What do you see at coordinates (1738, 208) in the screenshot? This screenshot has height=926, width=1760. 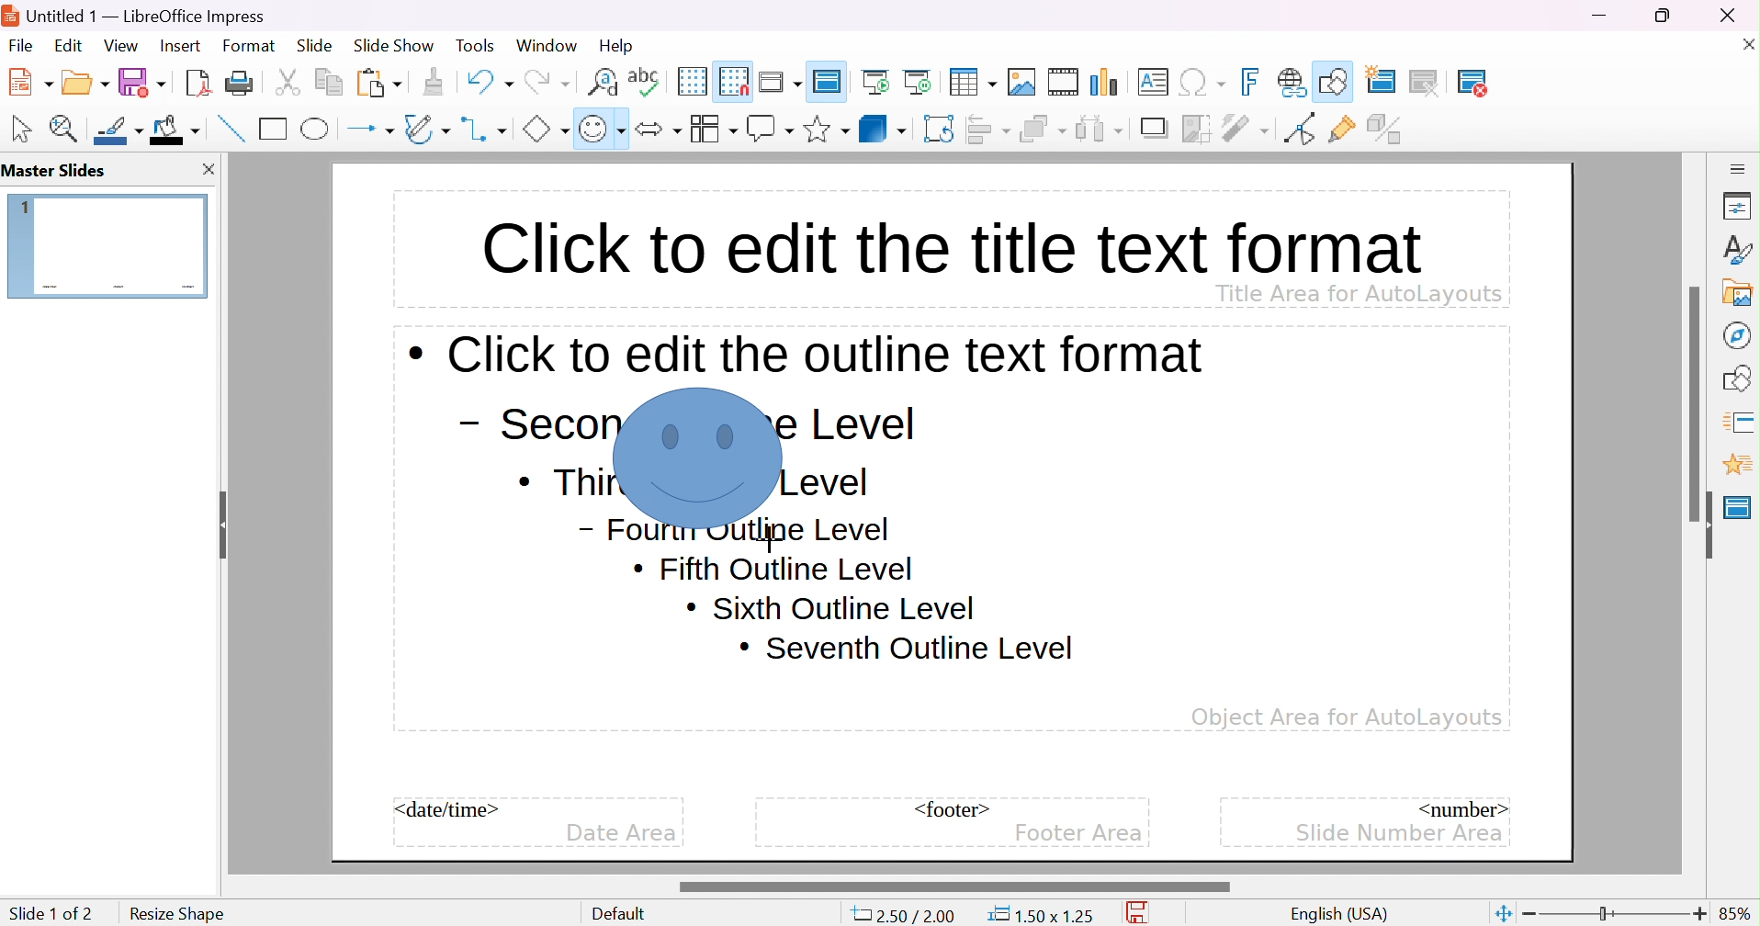 I see `properties` at bounding box center [1738, 208].